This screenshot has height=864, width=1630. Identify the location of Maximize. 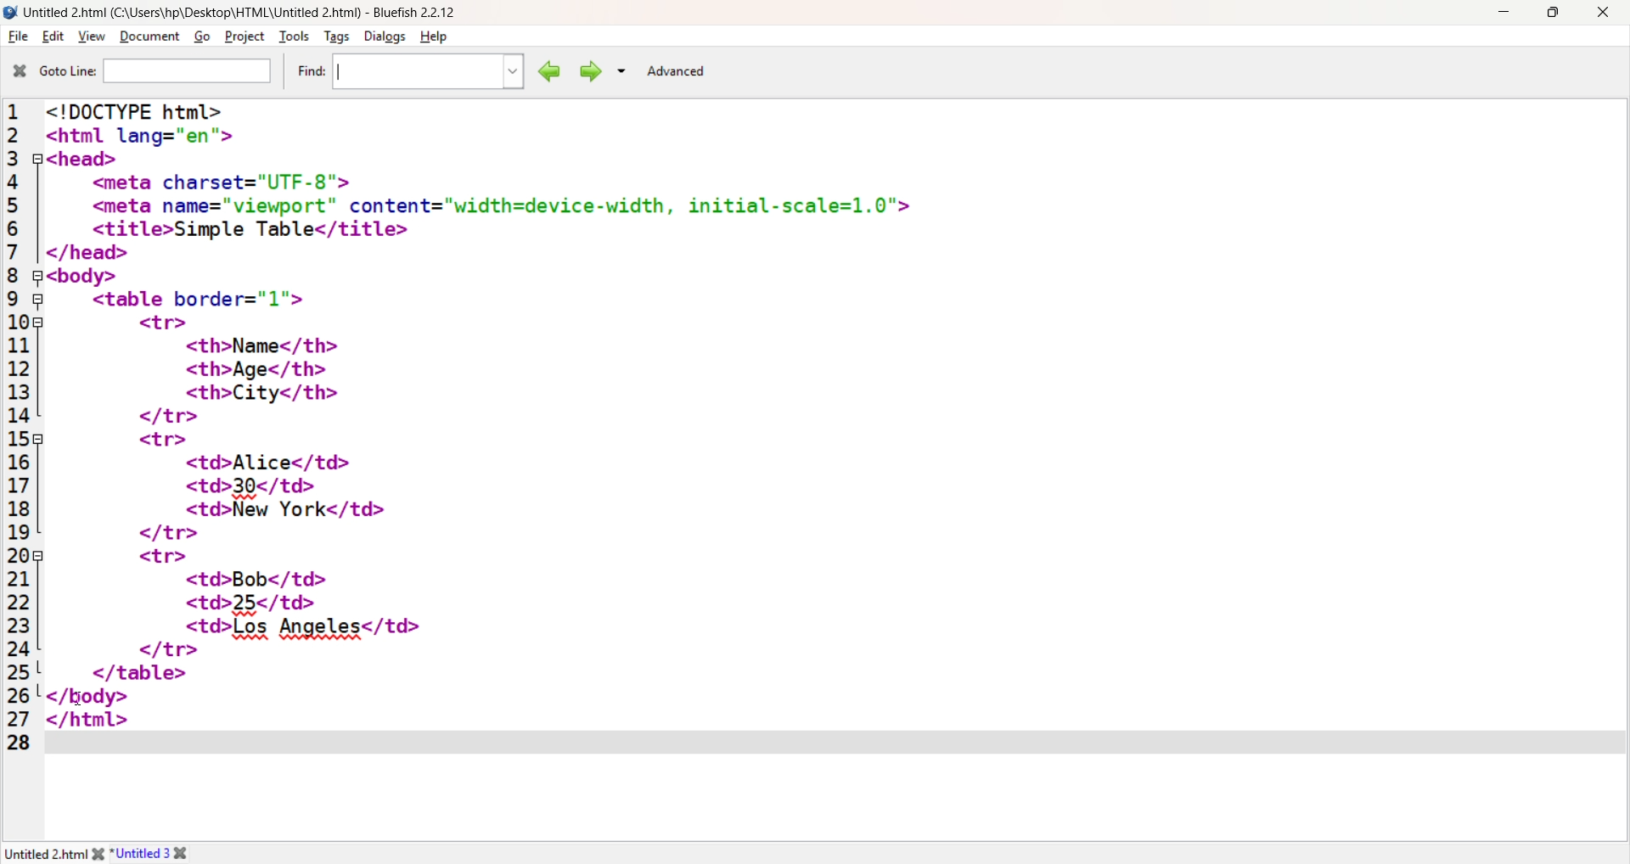
(1553, 13).